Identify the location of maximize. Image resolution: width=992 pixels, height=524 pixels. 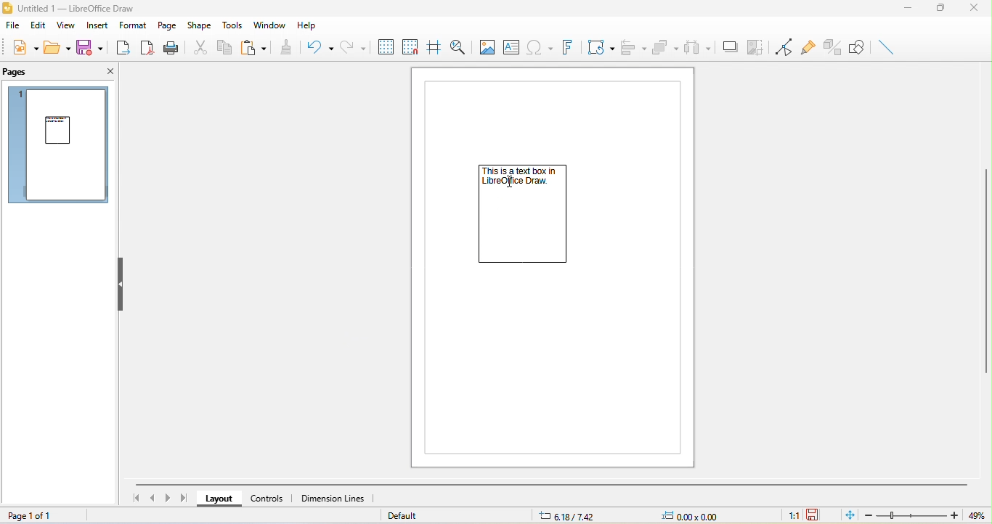
(943, 9).